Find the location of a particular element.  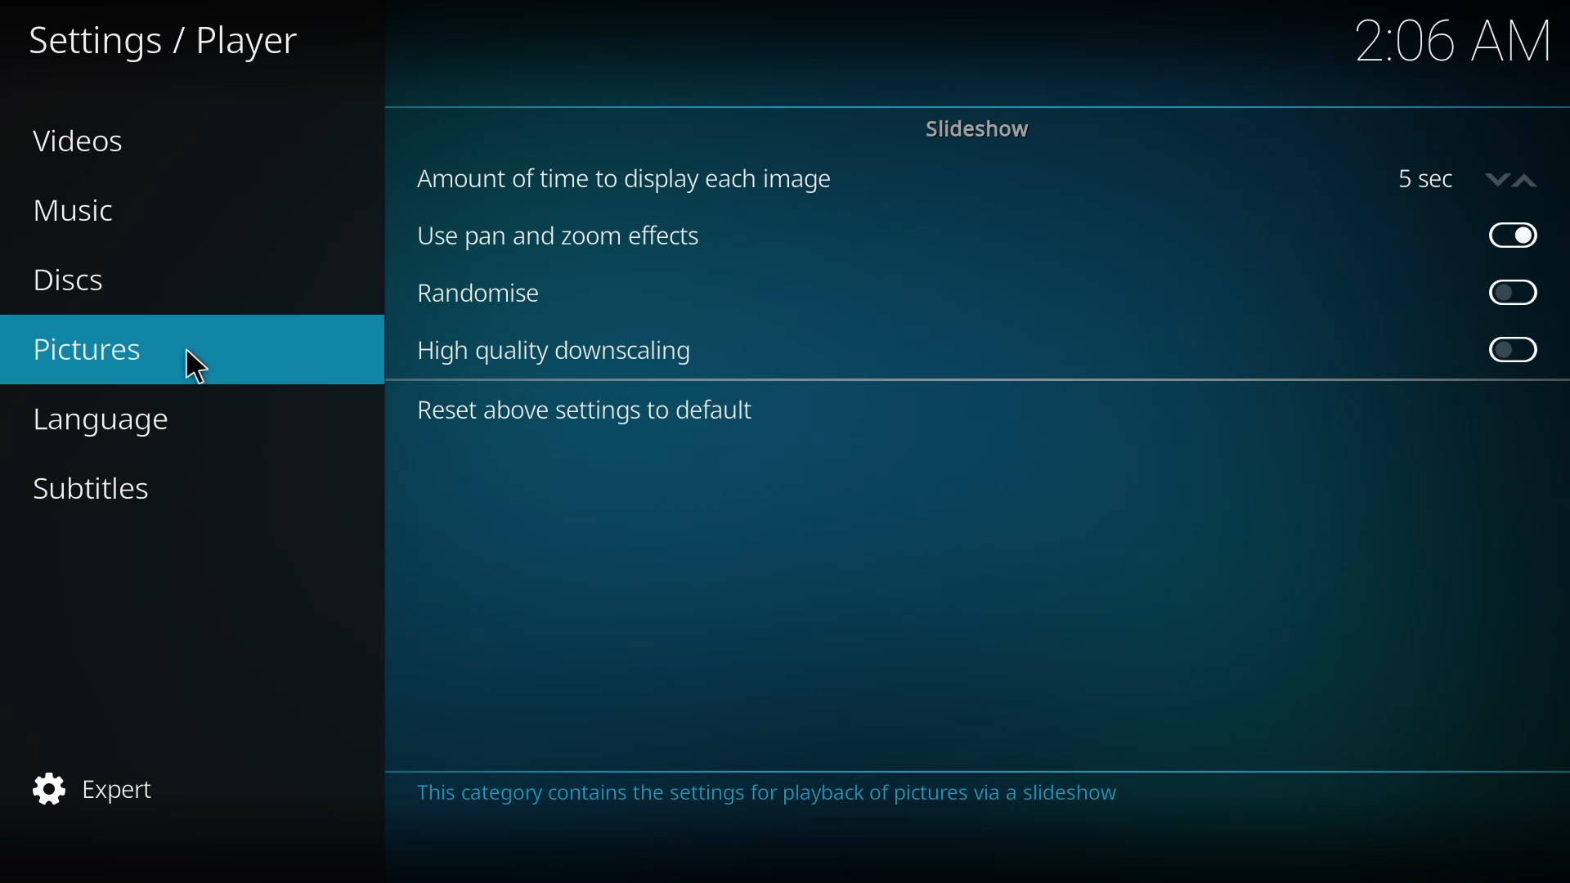

use pan and zoom effects is located at coordinates (560, 237).